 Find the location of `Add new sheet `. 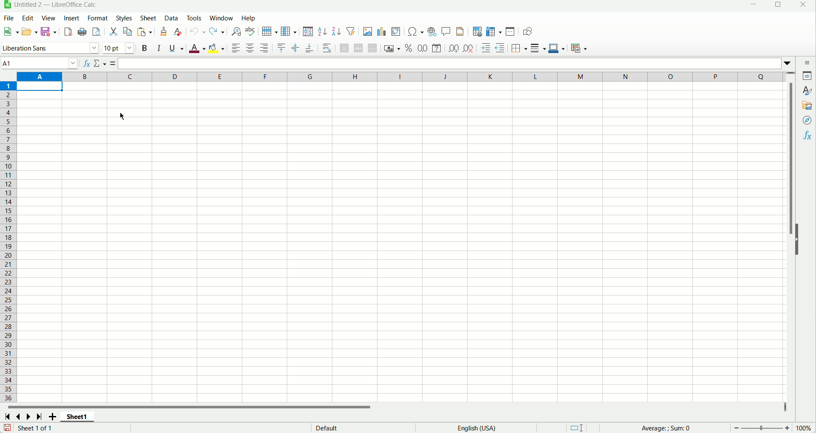

Add new sheet  is located at coordinates (52, 418).